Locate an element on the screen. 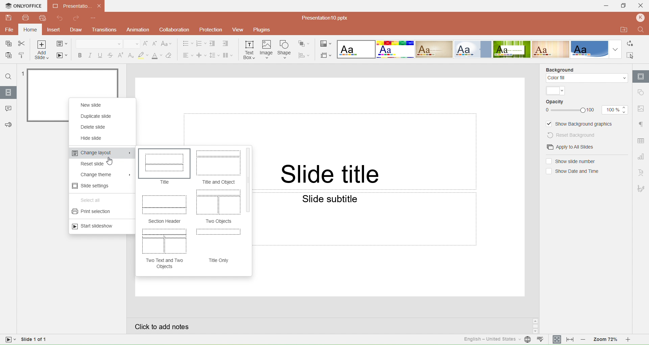 The width and height of the screenshot is (649, 345). Basic is located at coordinates (395, 49).